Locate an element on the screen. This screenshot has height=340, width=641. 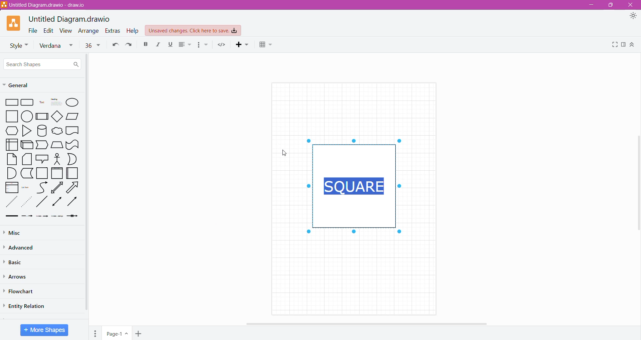
Document is located at coordinates (72, 131).